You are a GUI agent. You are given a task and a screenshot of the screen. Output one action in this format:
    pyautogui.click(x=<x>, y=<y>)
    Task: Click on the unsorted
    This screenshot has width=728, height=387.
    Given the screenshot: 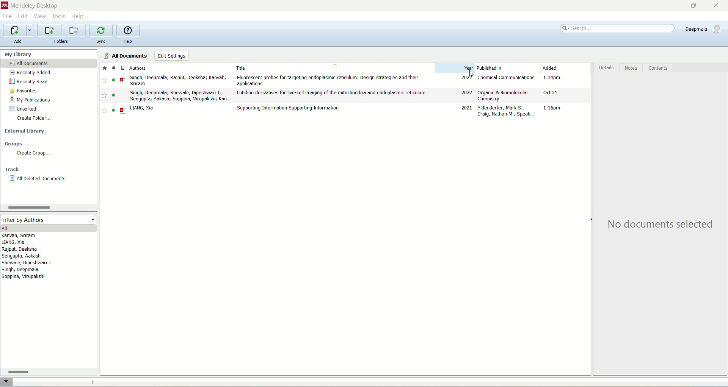 What is the action you would take?
    pyautogui.click(x=23, y=109)
    